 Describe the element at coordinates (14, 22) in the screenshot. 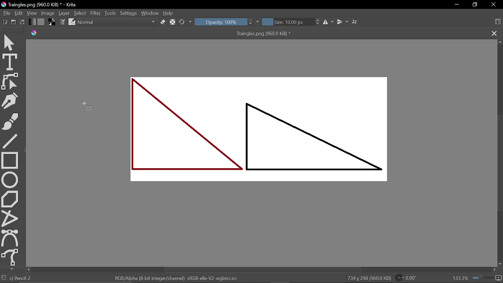

I see `Open new document` at that location.